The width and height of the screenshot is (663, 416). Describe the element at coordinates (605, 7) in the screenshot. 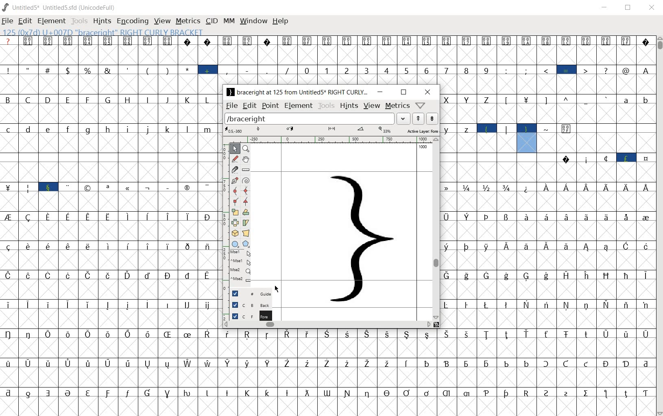

I see `MINIMIZE` at that location.